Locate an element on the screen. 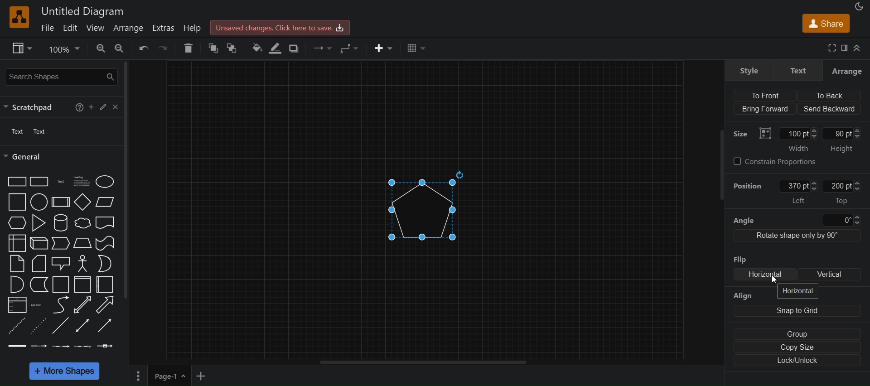 The width and height of the screenshot is (870, 386). Rotate is located at coordinates (460, 175).